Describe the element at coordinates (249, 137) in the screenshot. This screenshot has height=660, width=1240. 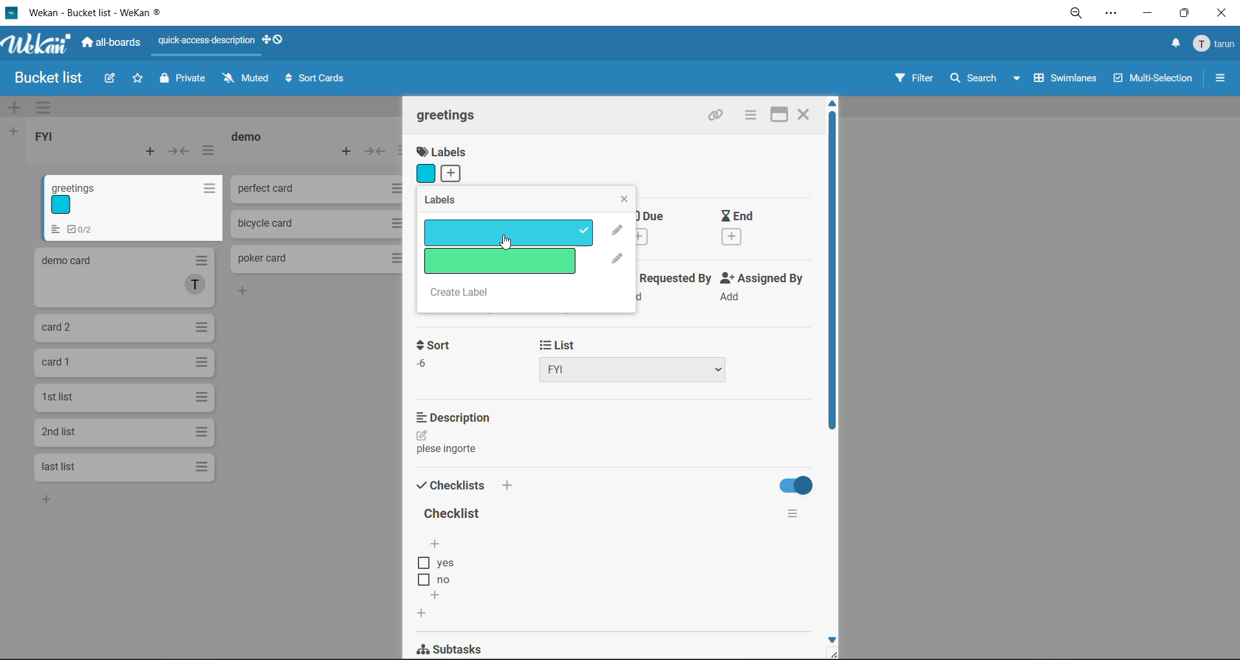
I see `list title` at that location.